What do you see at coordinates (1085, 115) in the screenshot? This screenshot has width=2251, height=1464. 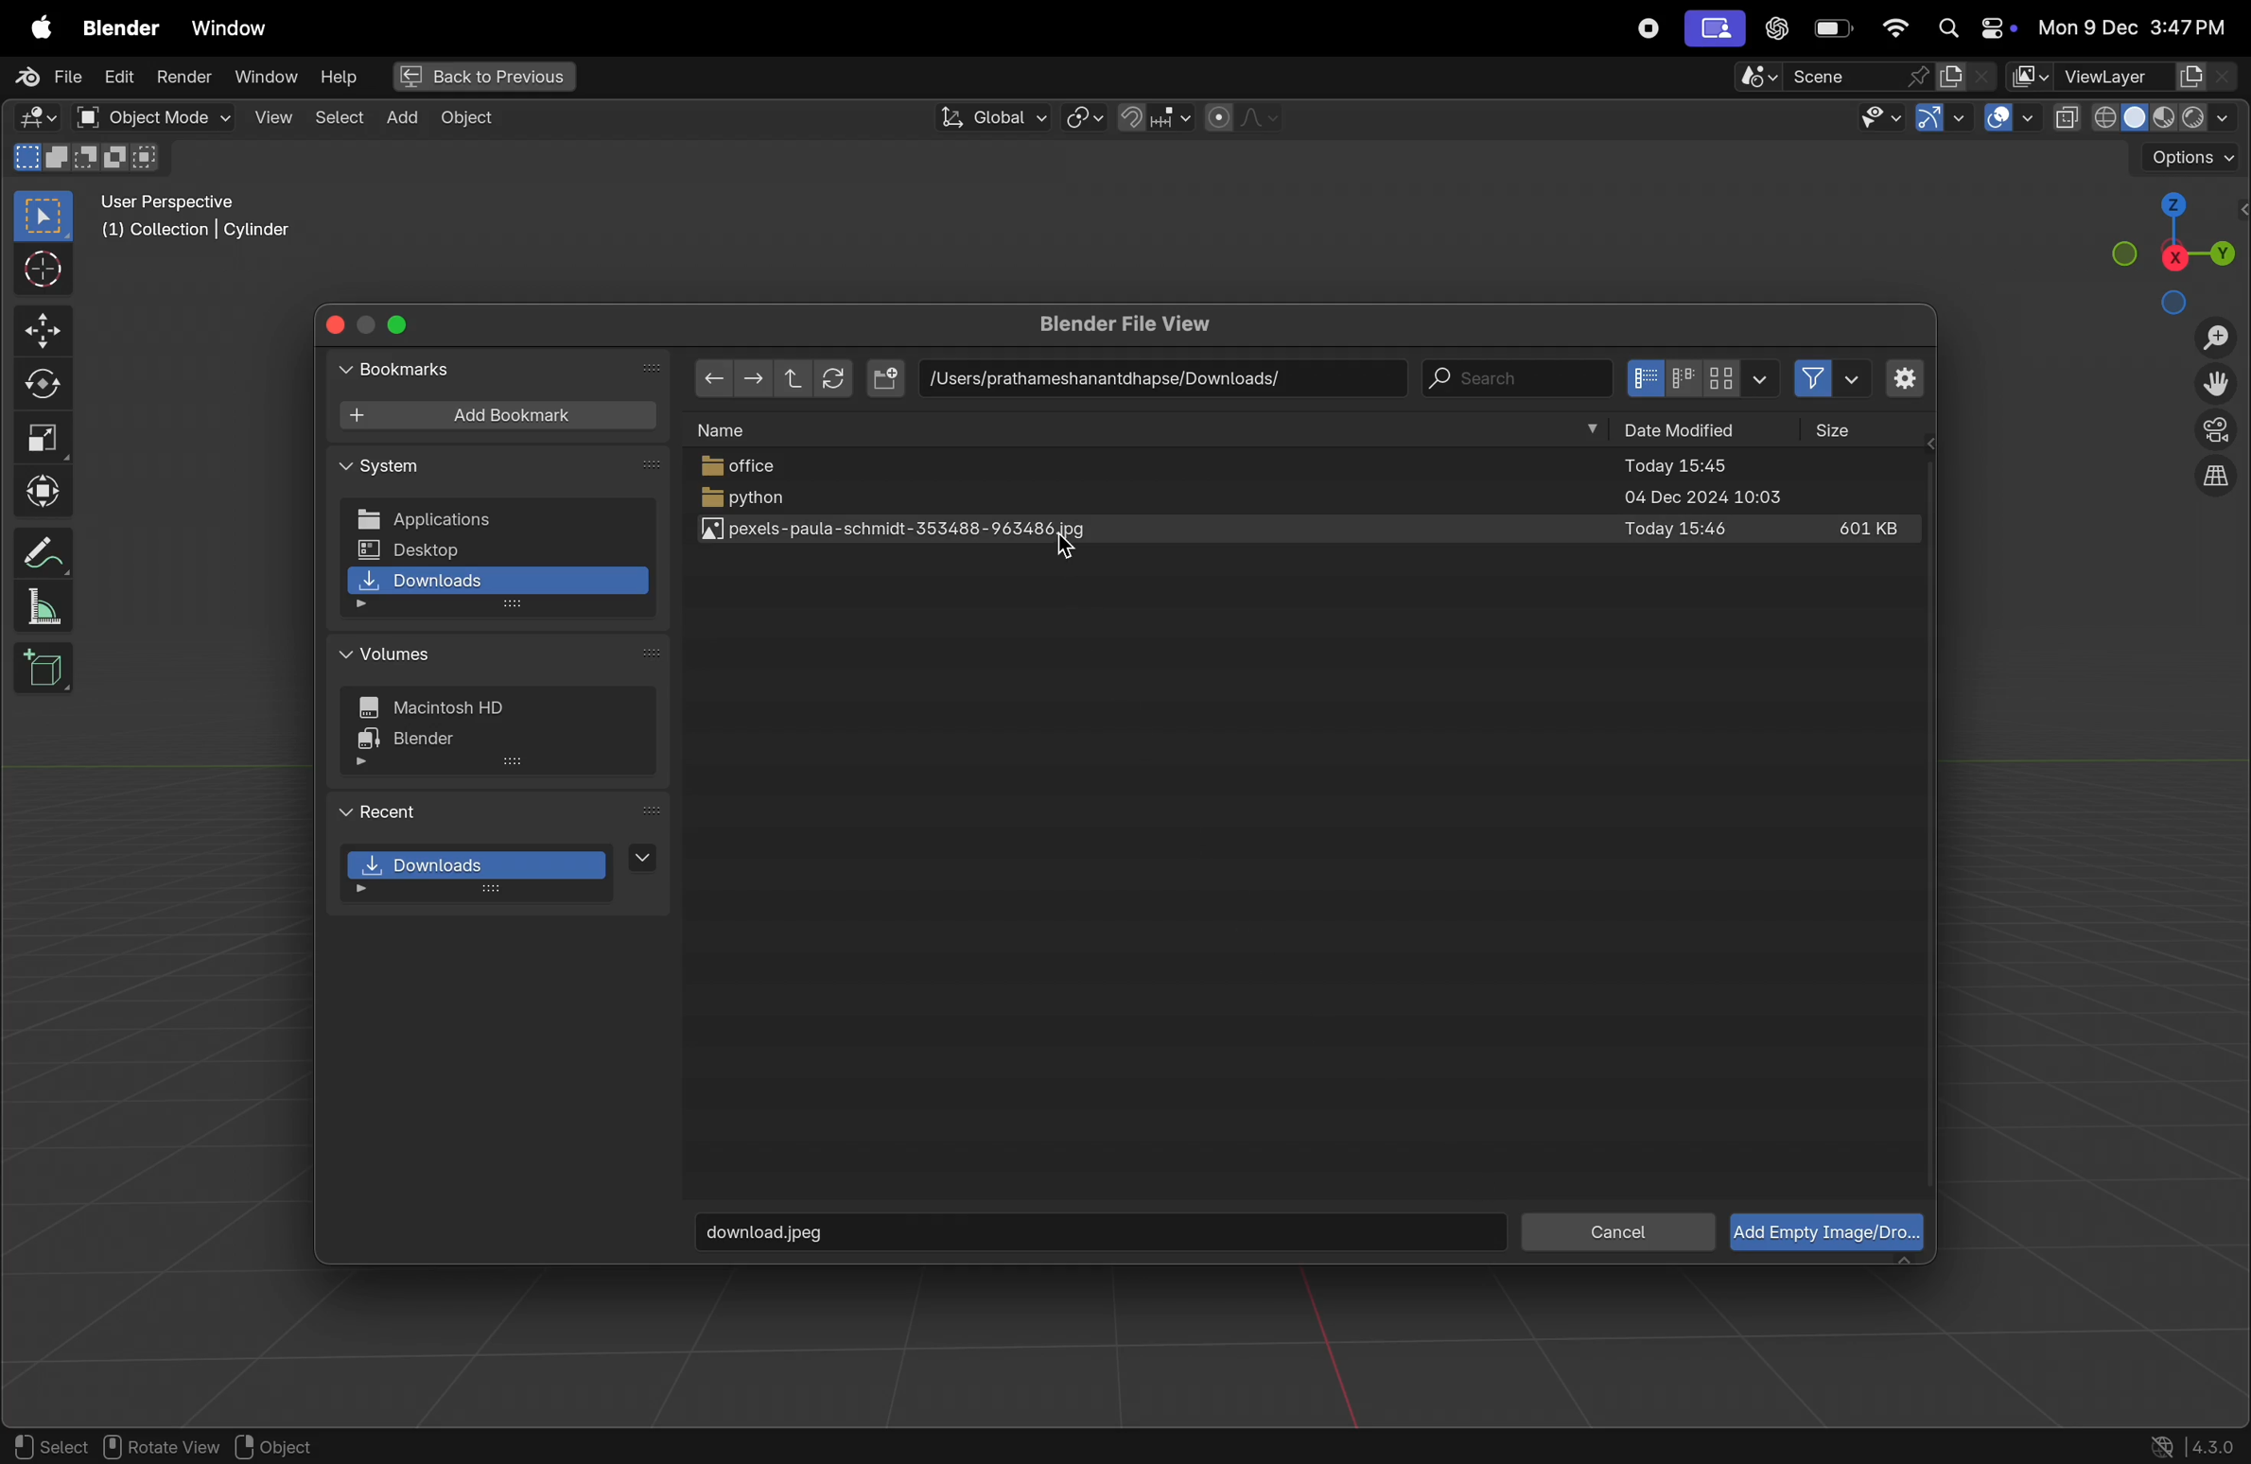 I see `turning of pviot point` at bounding box center [1085, 115].